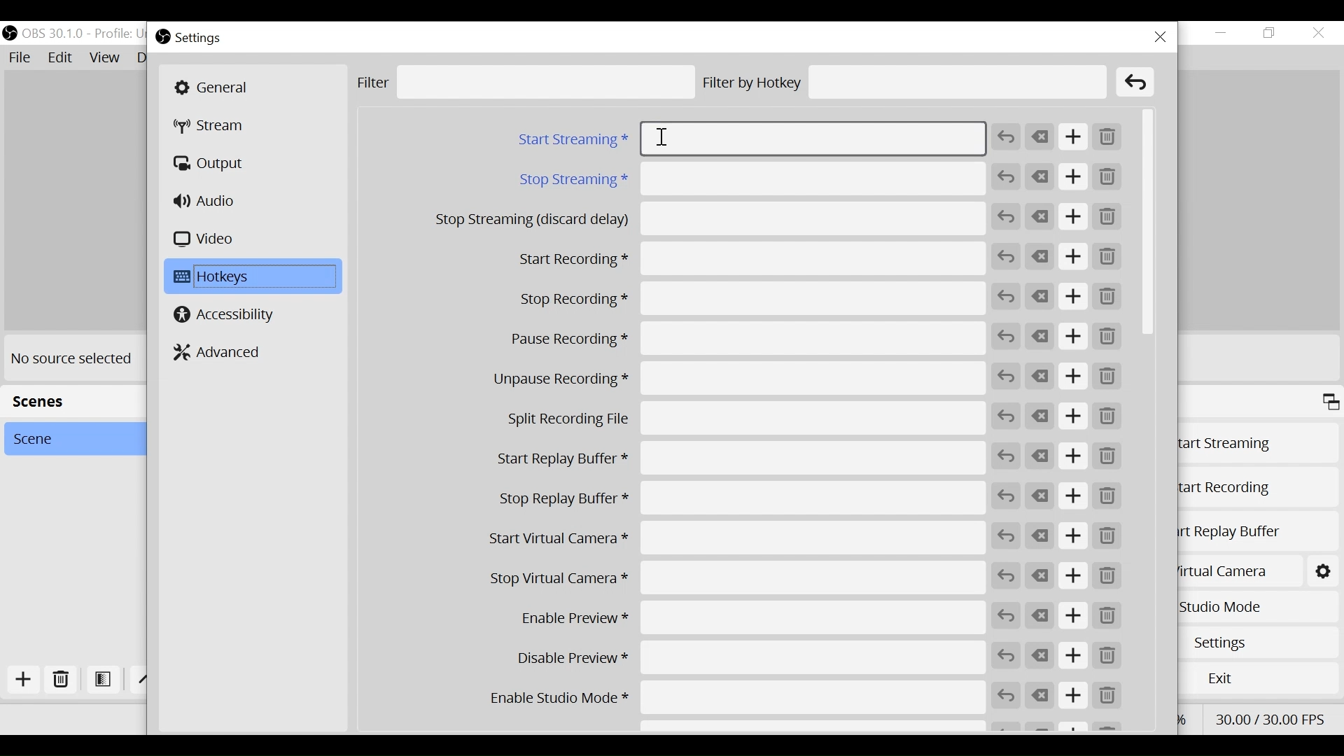  Describe the element at coordinates (1235, 572) in the screenshot. I see `Start Virtual Camera` at that location.